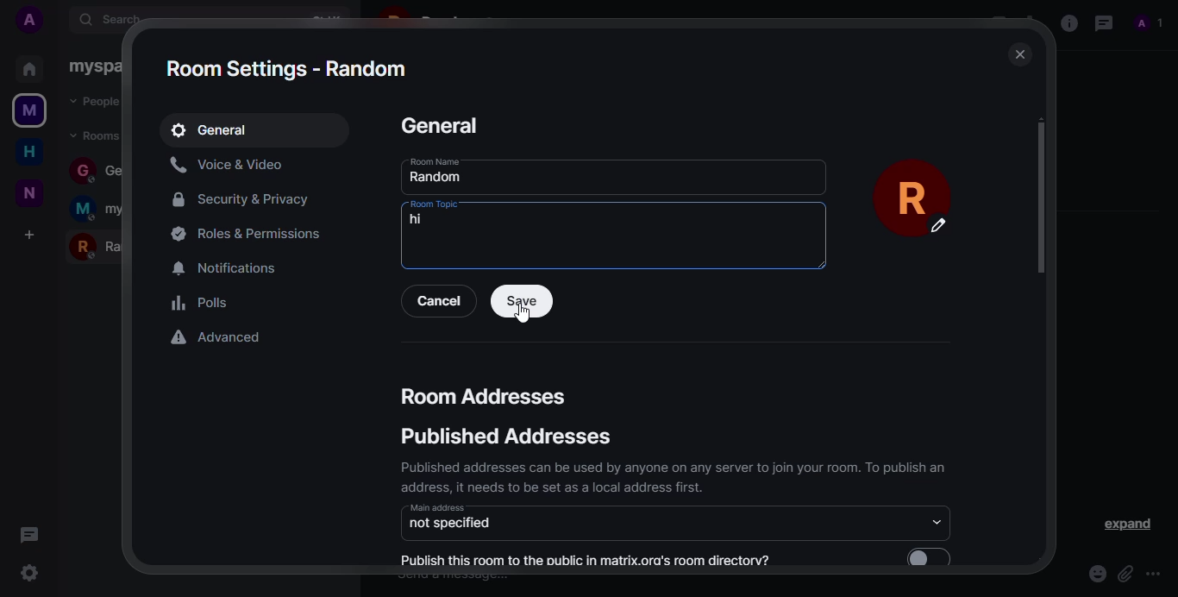 The height and width of the screenshot is (597, 1178). Describe the element at coordinates (1069, 23) in the screenshot. I see `info` at that location.